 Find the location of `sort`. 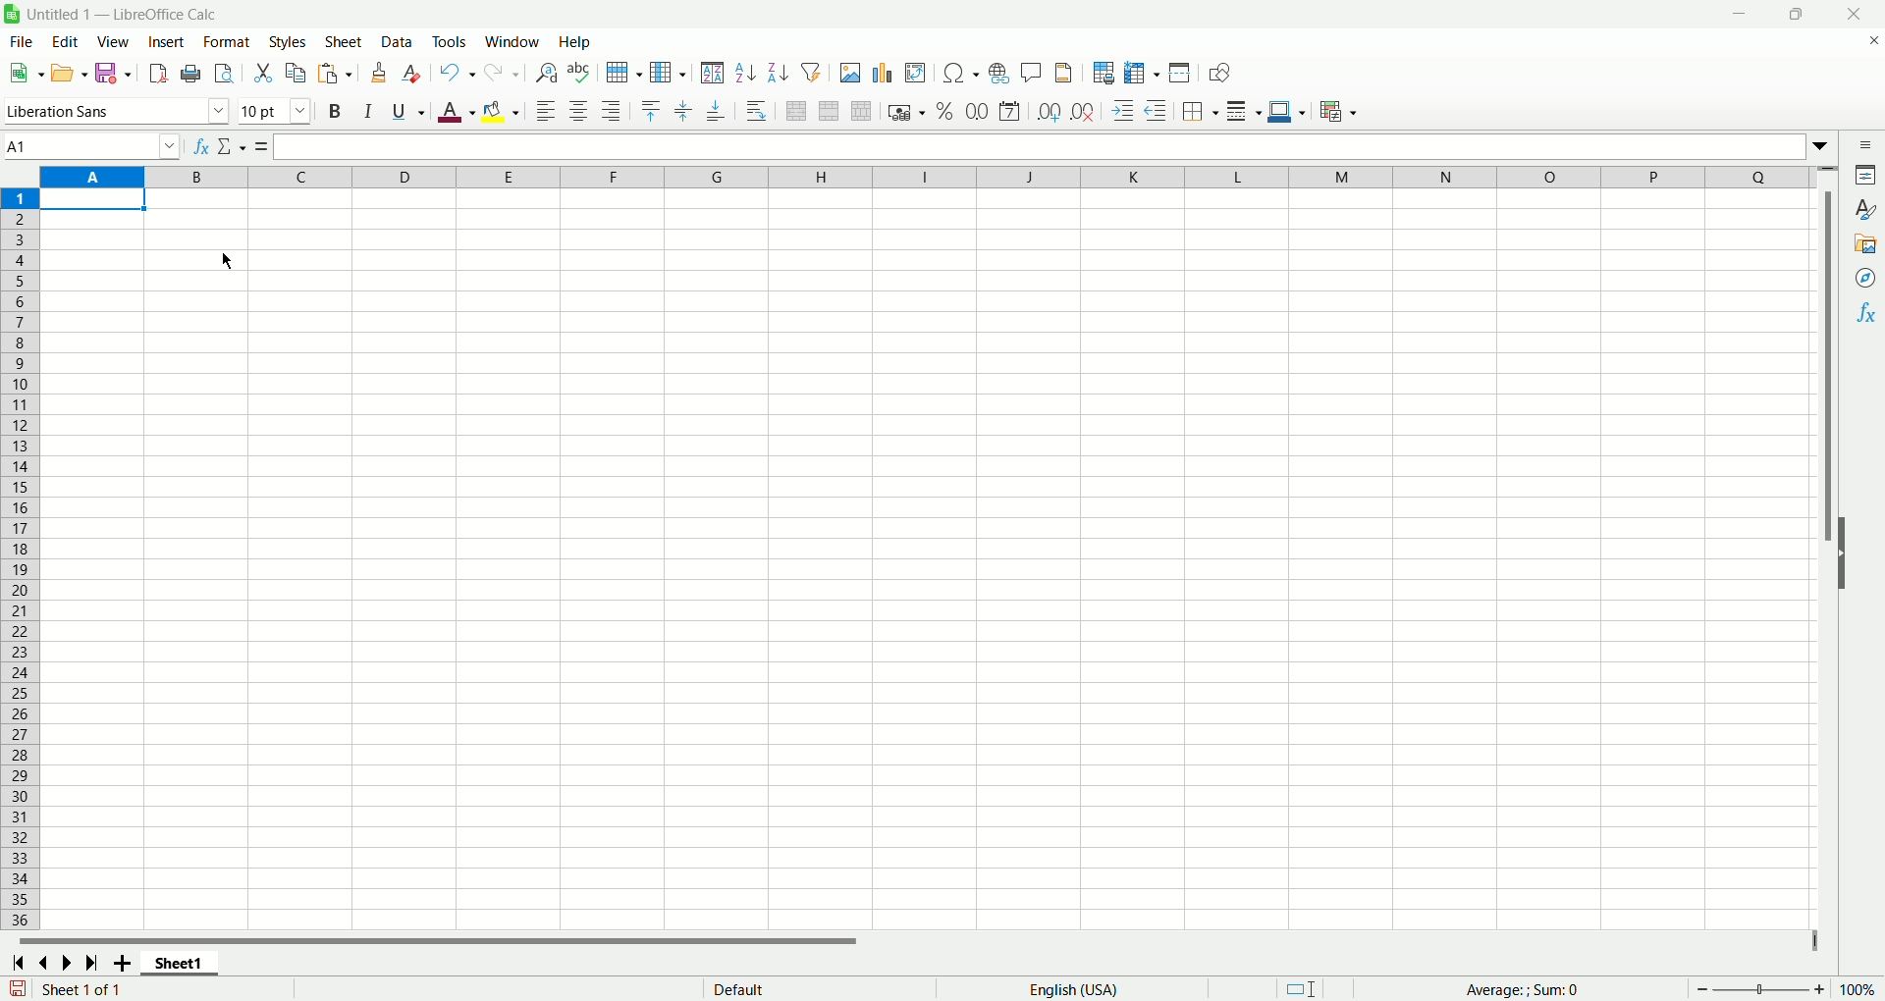

sort is located at coordinates (712, 73).